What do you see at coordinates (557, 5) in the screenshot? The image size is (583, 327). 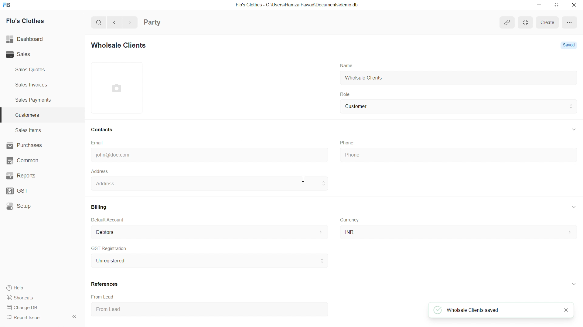 I see `maximize` at bounding box center [557, 5].